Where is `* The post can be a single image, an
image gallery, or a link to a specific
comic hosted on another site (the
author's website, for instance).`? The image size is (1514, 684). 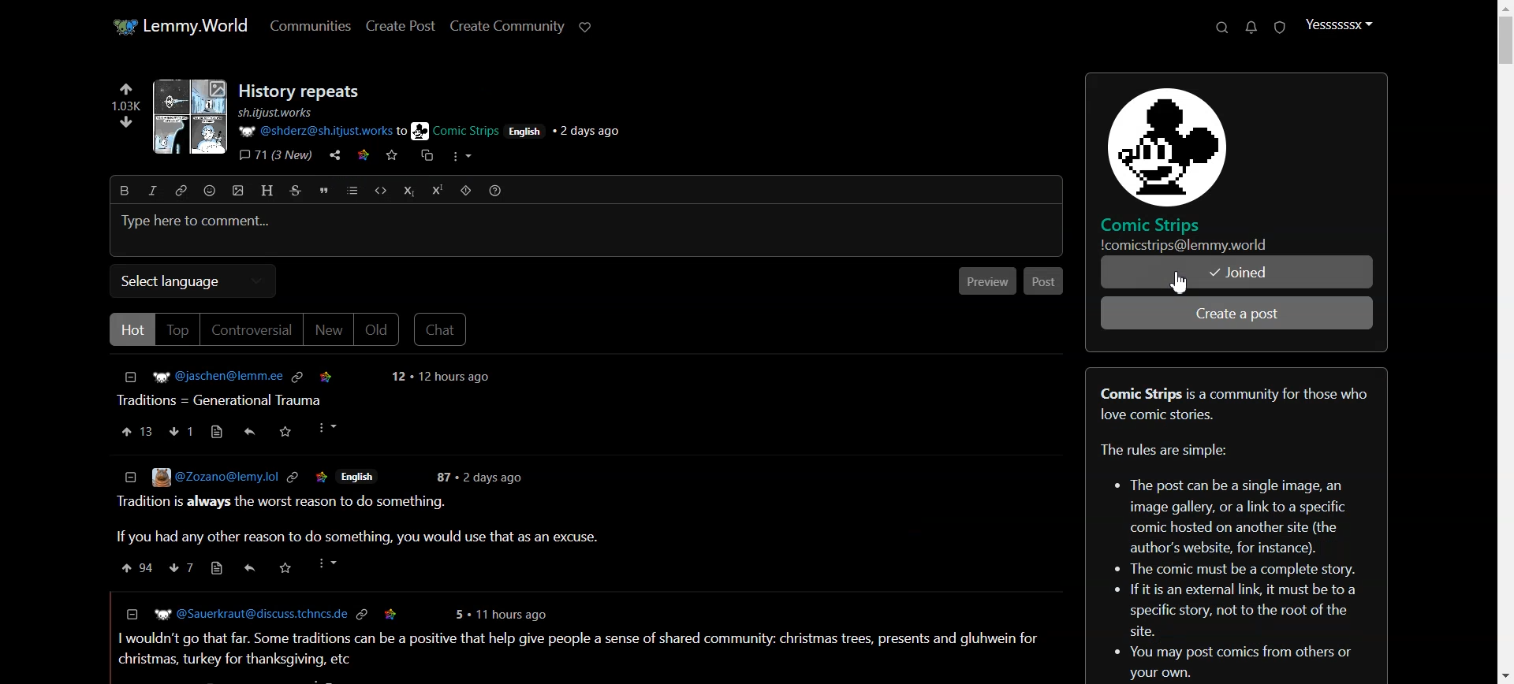
* The post can be a single image, an
image gallery, or a link to a specific
comic hosted on another site (the
author's website, for instance). is located at coordinates (1227, 511).